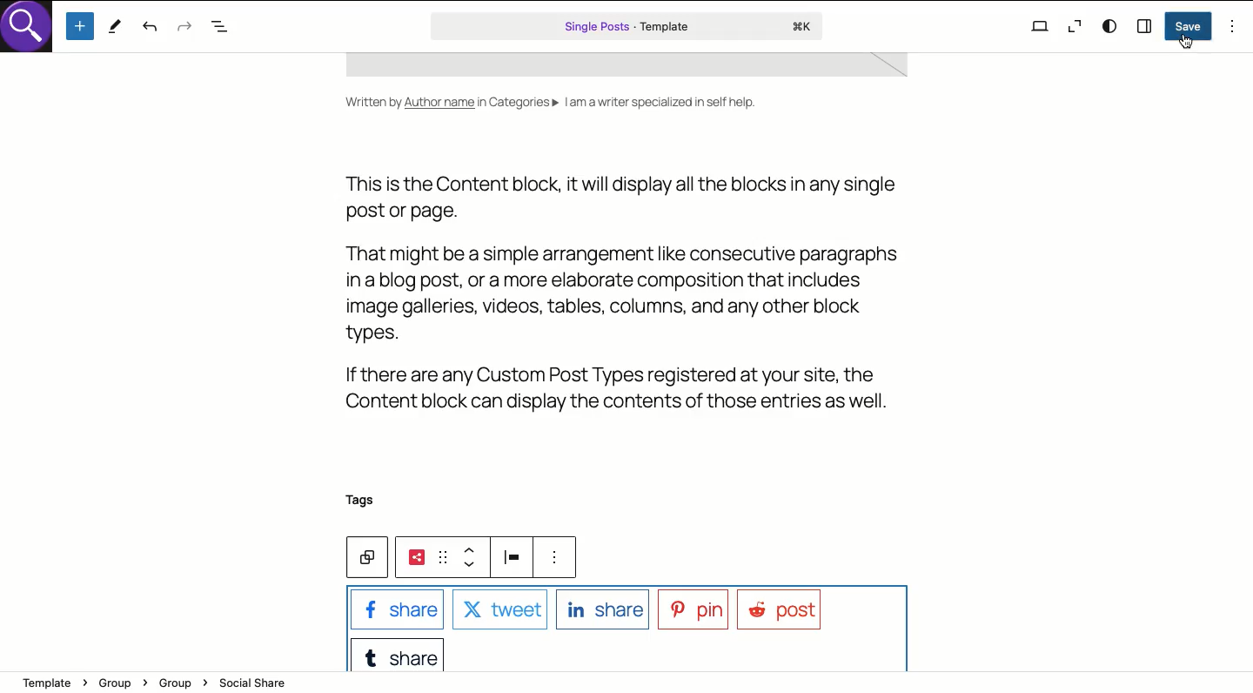 The height and width of the screenshot is (693, 1253). I want to click on Move up down, so click(471, 559).